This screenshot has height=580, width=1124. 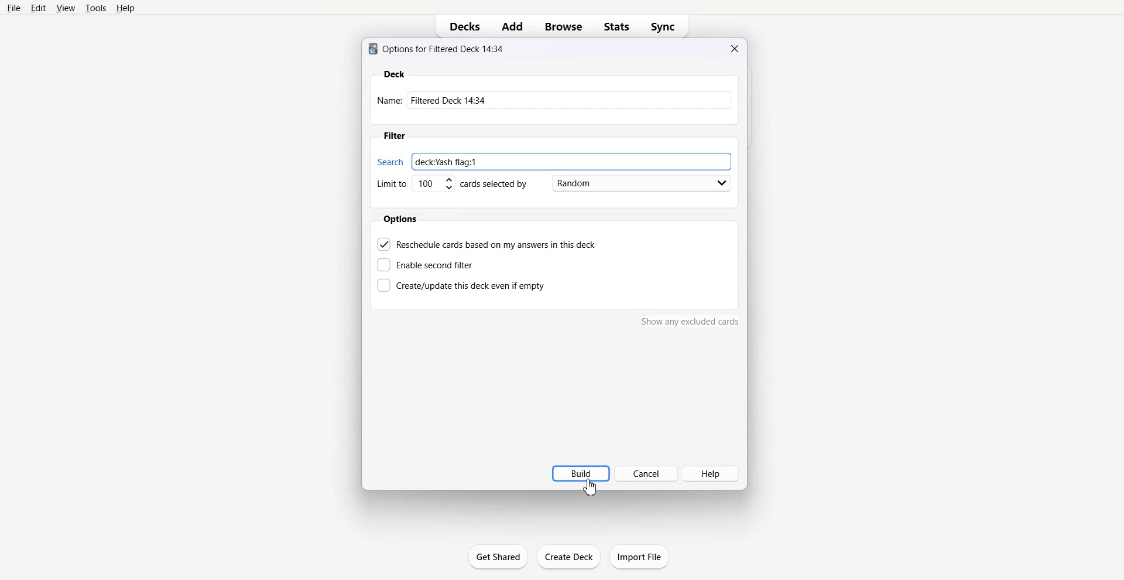 What do you see at coordinates (461, 285) in the screenshot?
I see `update this deck even if empty` at bounding box center [461, 285].